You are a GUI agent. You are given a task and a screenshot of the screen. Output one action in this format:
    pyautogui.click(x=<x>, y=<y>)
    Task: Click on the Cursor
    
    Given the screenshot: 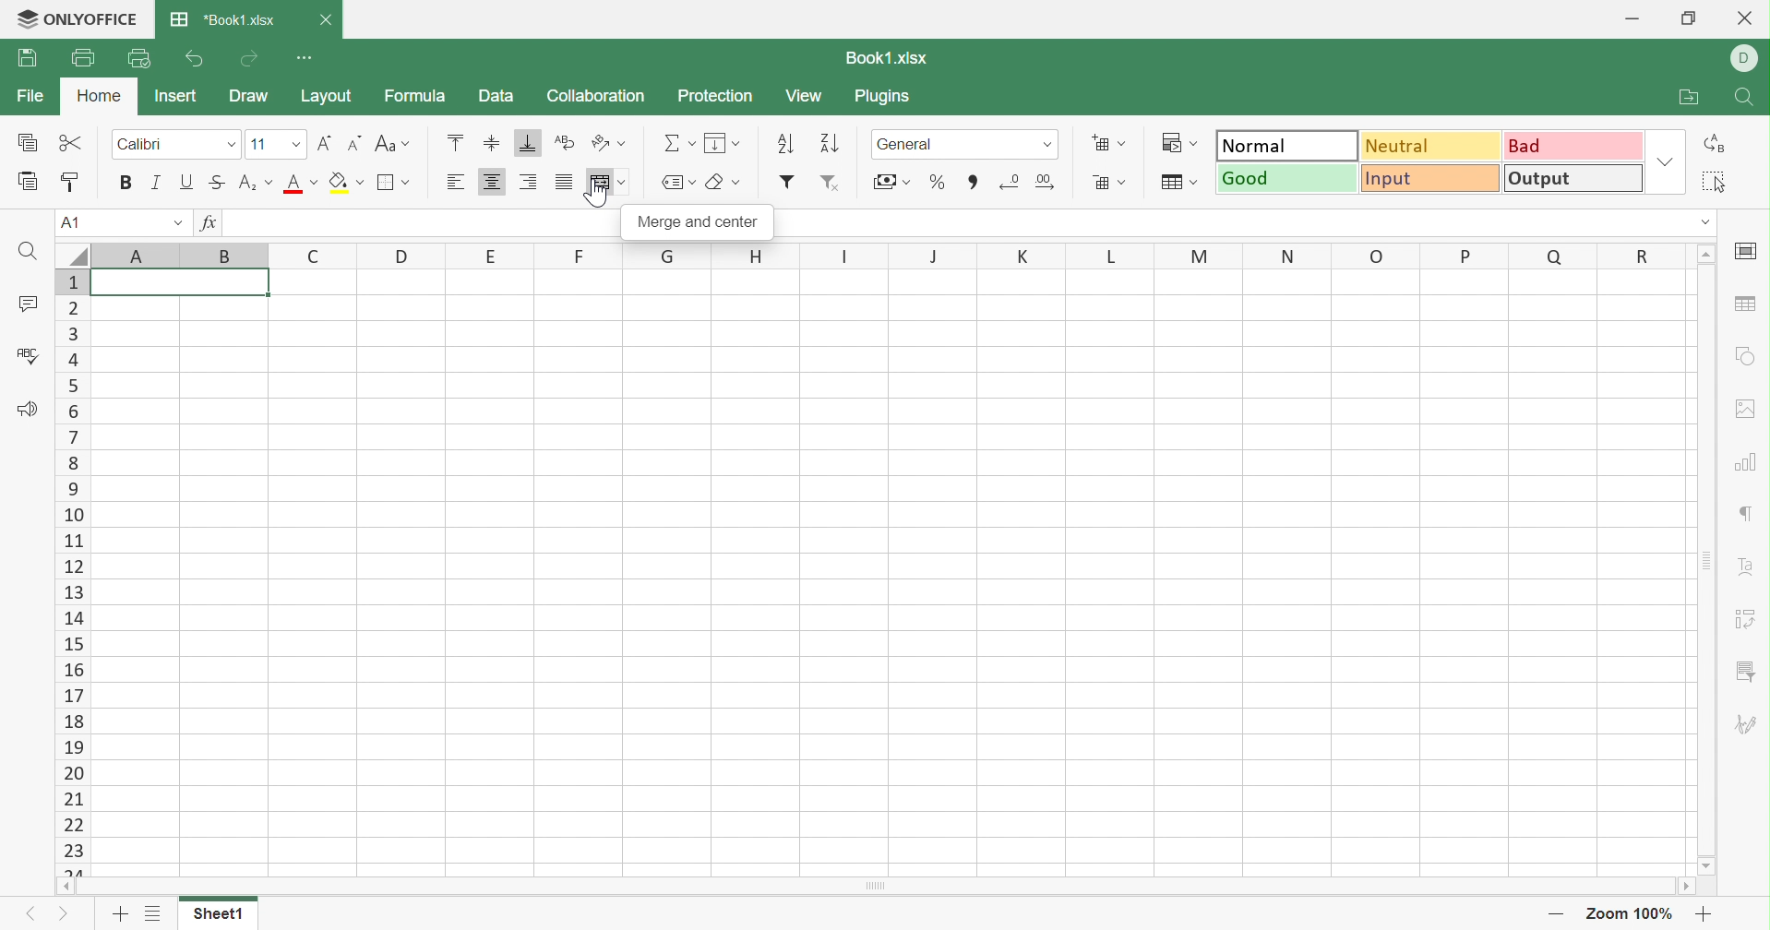 What is the action you would take?
    pyautogui.click(x=600, y=199)
    